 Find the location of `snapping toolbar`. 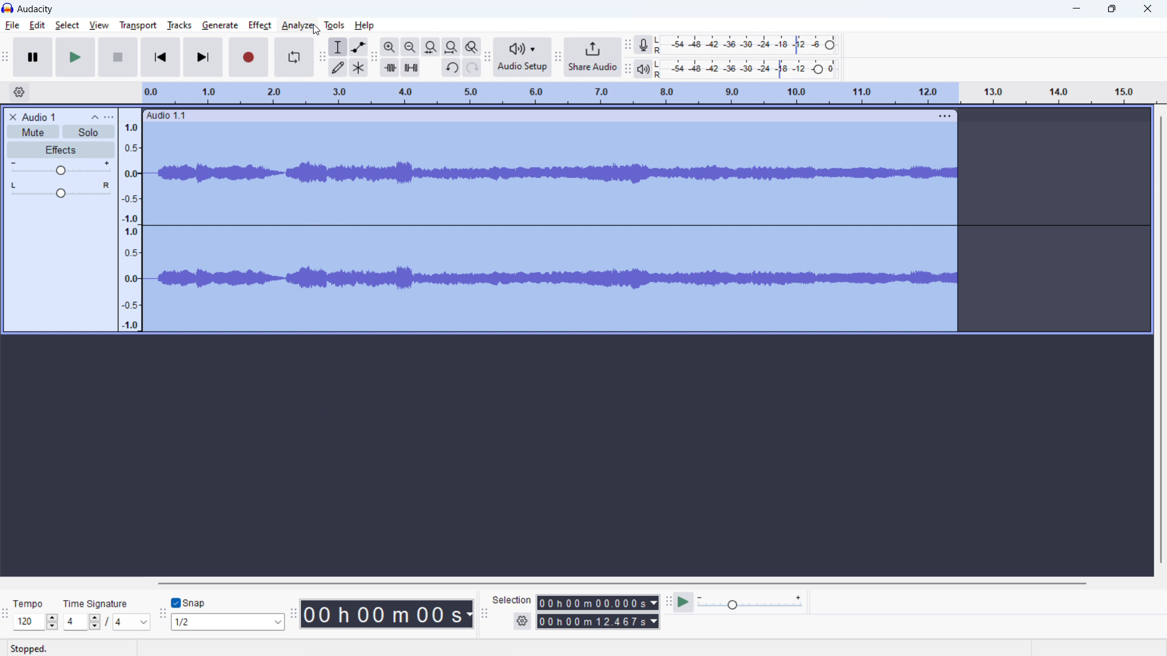

snapping toolbar is located at coordinates (162, 613).